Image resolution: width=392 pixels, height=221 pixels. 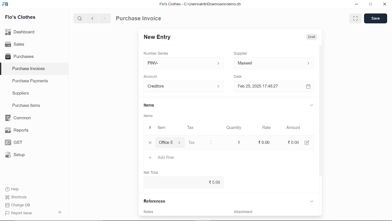 I want to click on creditors, so click(x=183, y=86).